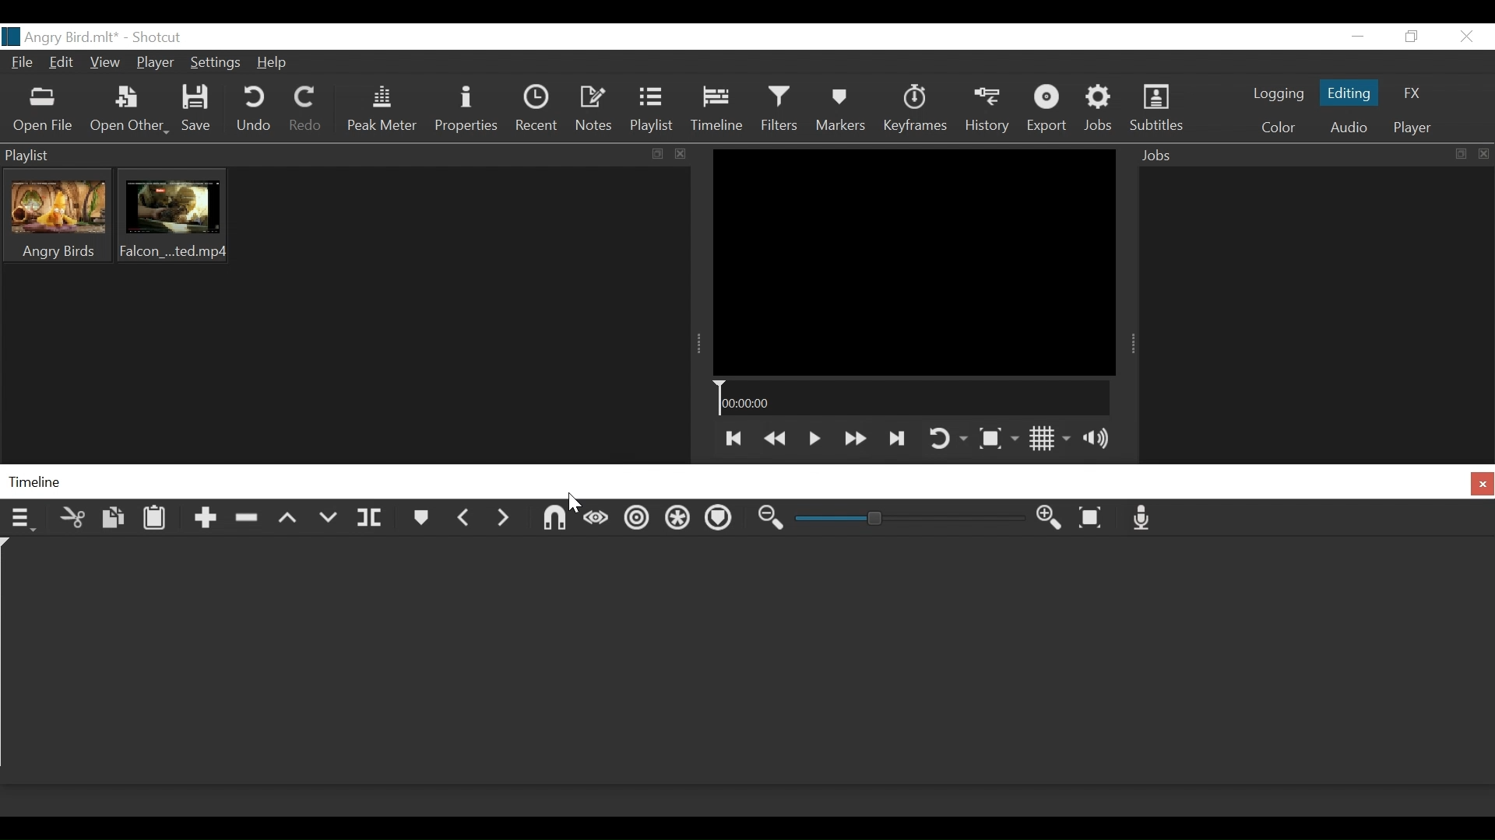 This screenshot has height=840, width=1495. What do you see at coordinates (254, 110) in the screenshot?
I see `Undo` at bounding box center [254, 110].